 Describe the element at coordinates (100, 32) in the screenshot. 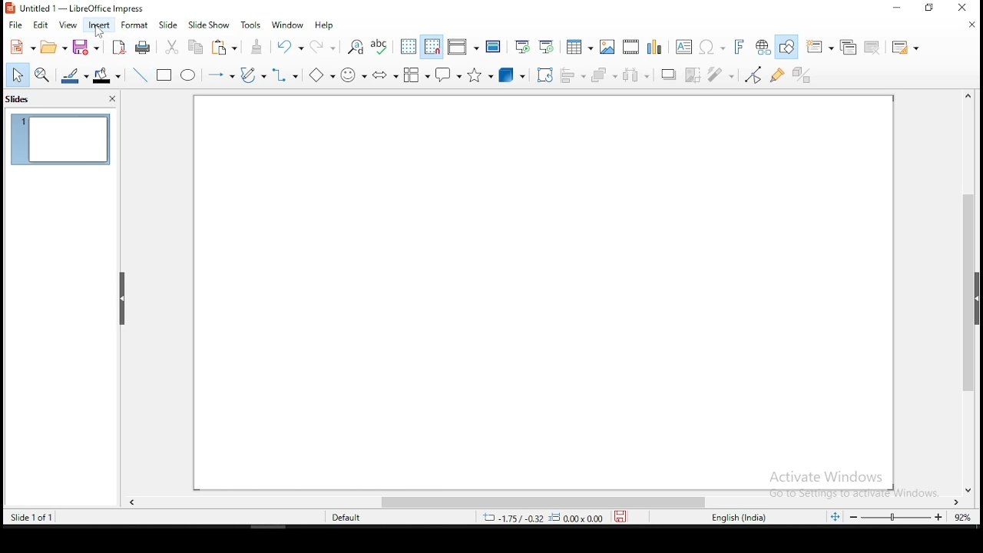

I see `cursor` at that location.